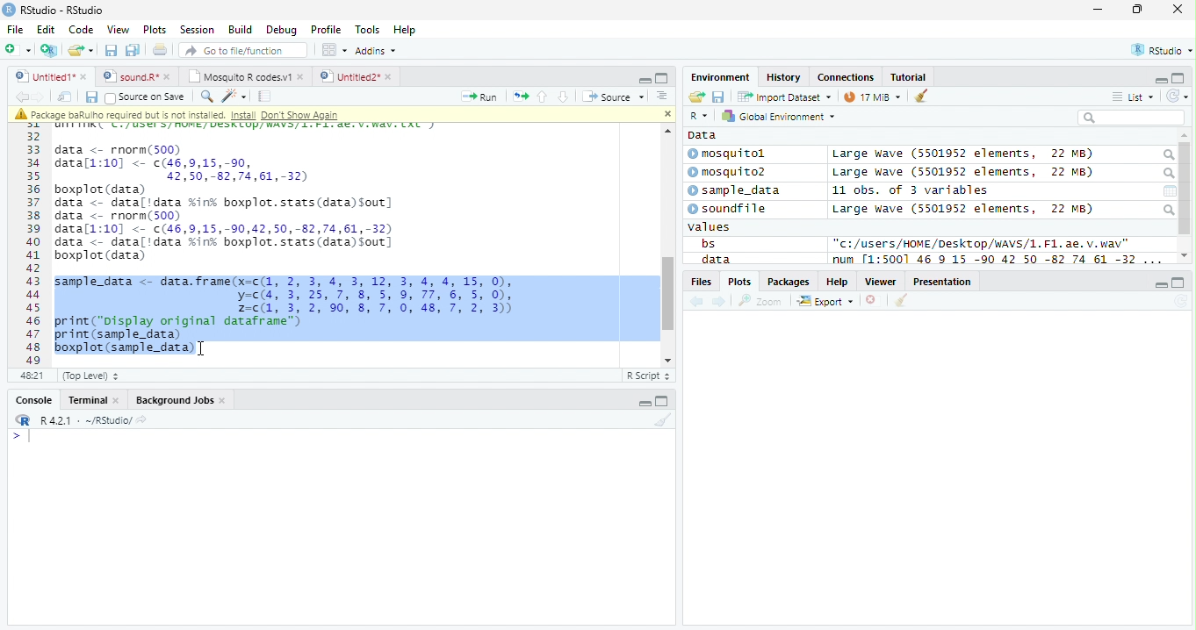  I want to click on scroll up, so click(1185, 136).